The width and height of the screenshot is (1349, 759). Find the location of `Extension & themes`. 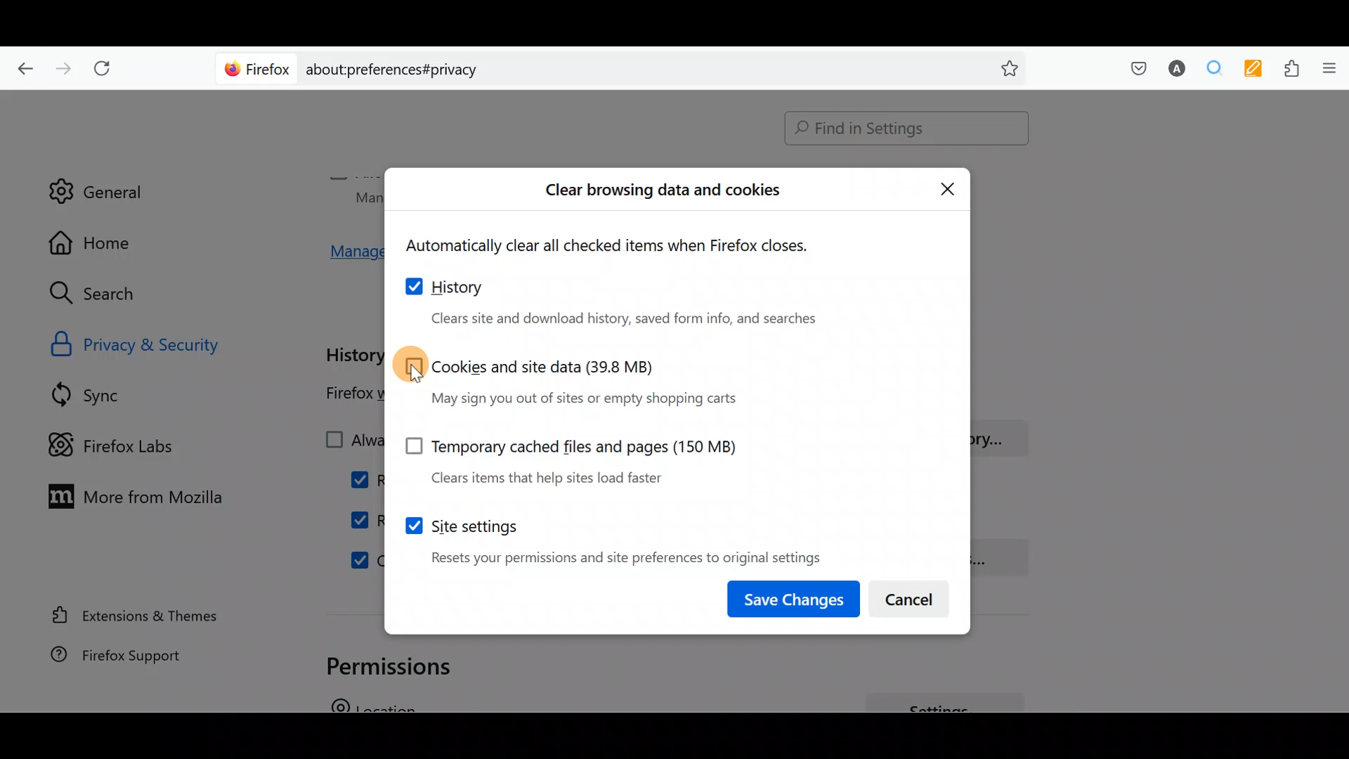

Extension & themes is located at coordinates (138, 618).